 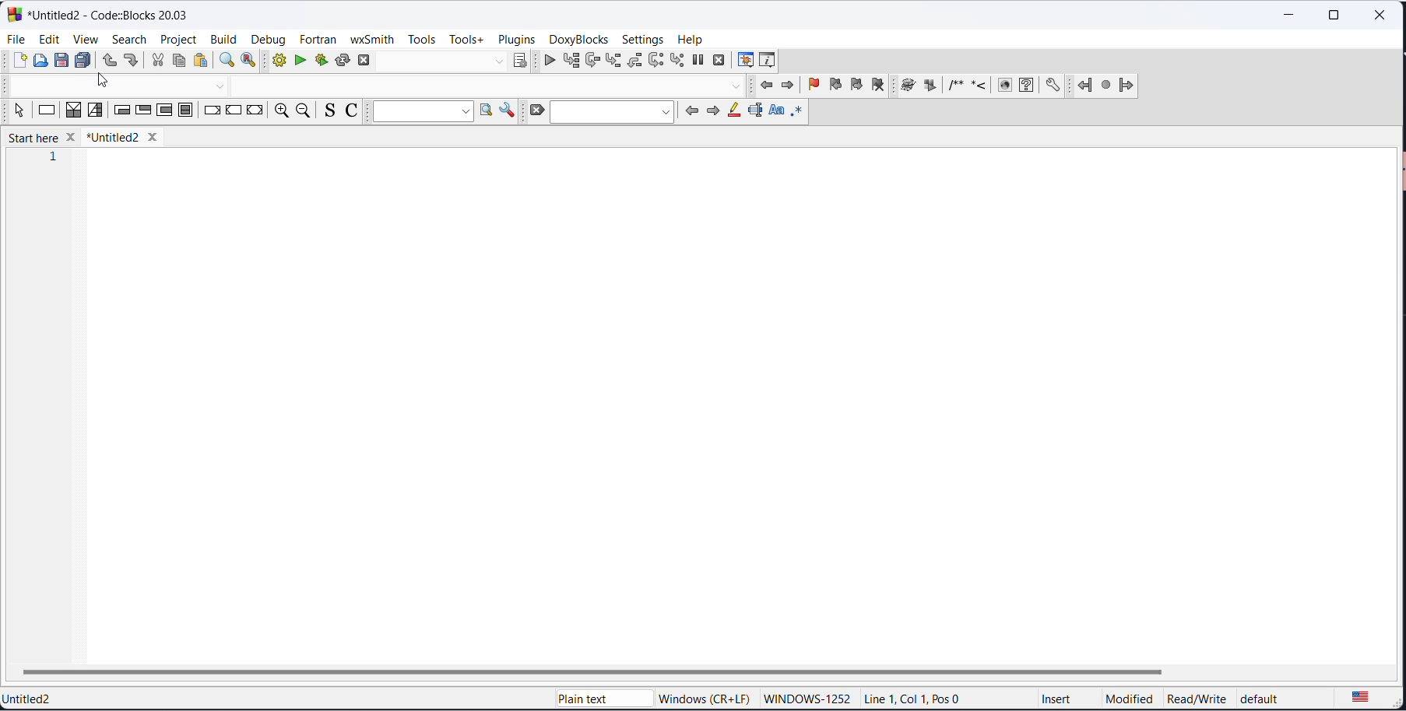 I want to click on highlight, so click(x=734, y=114).